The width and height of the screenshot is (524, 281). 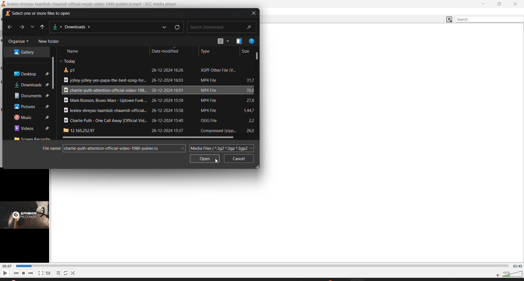 I want to click on change view, so click(x=448, y=20).